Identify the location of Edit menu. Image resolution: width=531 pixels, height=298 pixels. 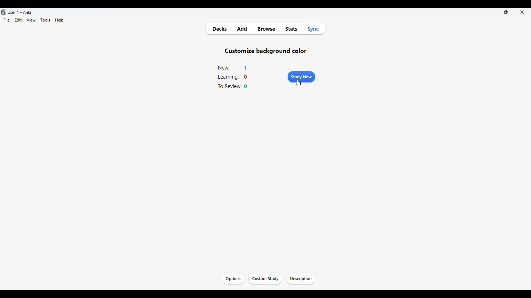
(18, 20).